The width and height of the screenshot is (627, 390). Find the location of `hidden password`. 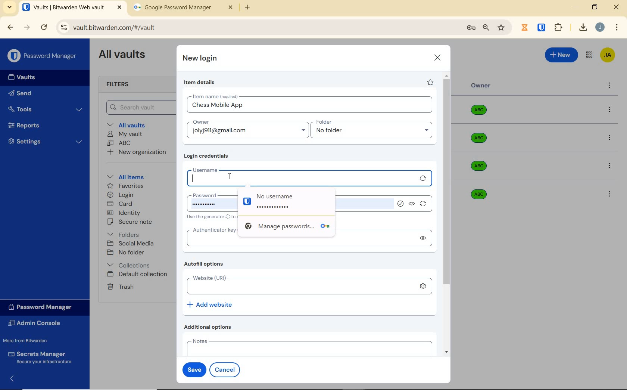

hidden password is located at coordinates (278, 207).